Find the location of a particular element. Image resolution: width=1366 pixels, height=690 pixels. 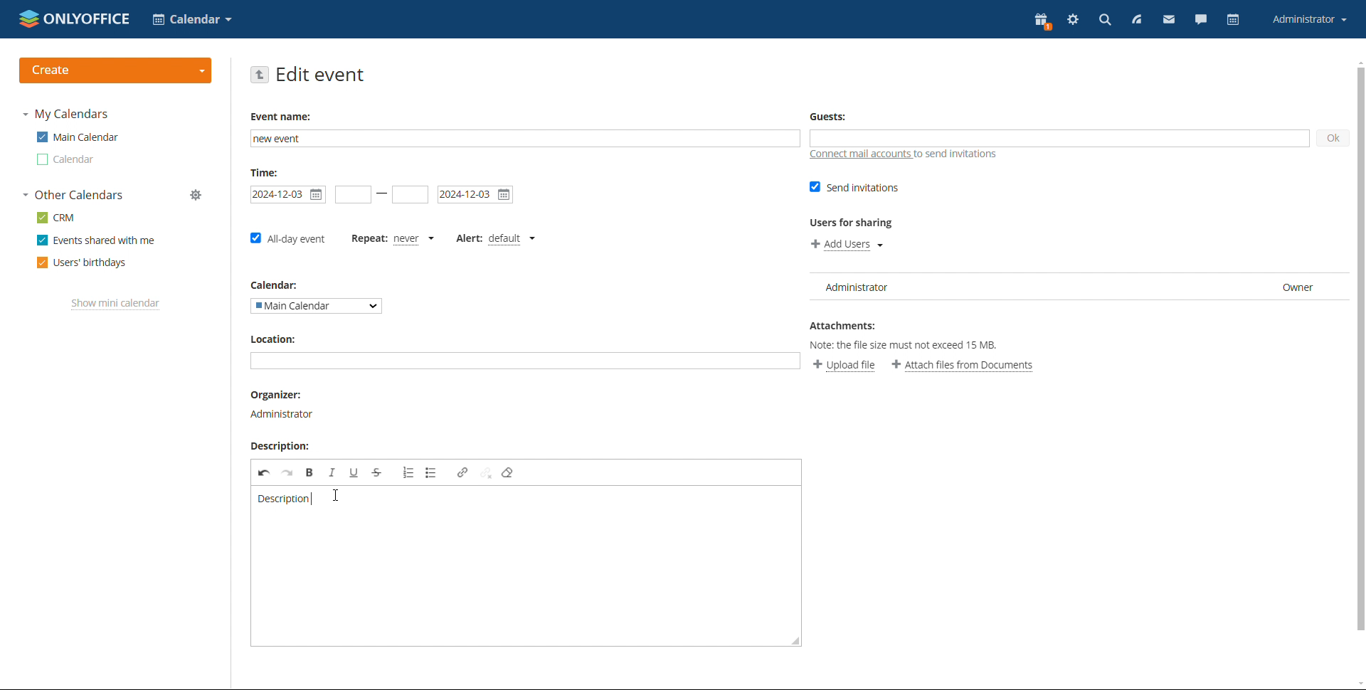

scroll down is located at coordinates (1357, 684).